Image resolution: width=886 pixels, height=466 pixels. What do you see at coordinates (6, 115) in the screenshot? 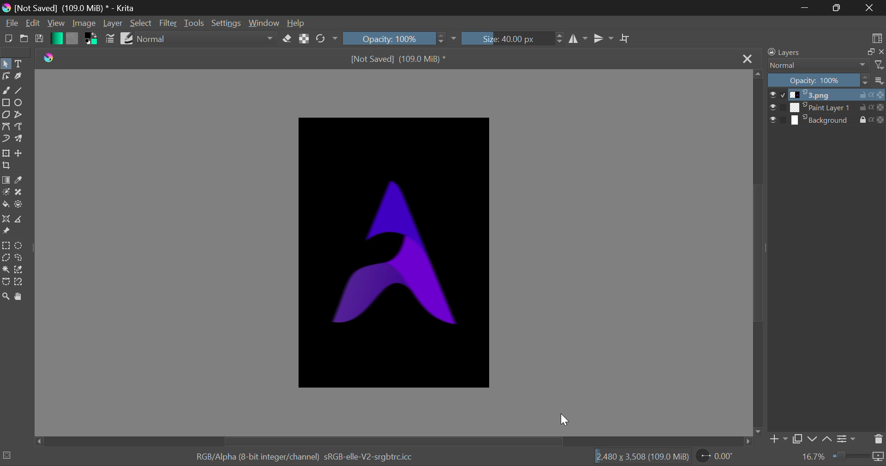
I see `Polygons` at bounding box center [6, 115].